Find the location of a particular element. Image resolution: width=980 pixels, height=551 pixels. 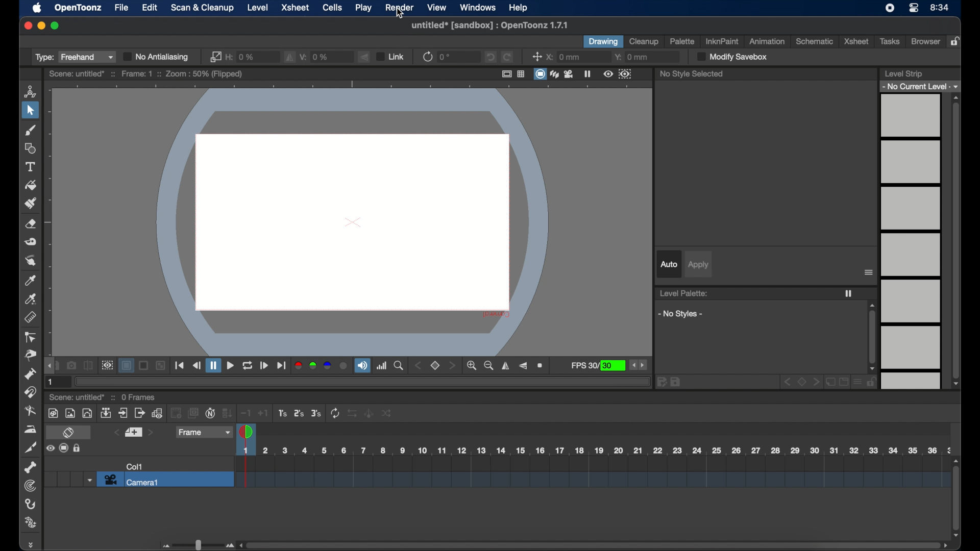

brush tool is located at coordinates (31, 130).